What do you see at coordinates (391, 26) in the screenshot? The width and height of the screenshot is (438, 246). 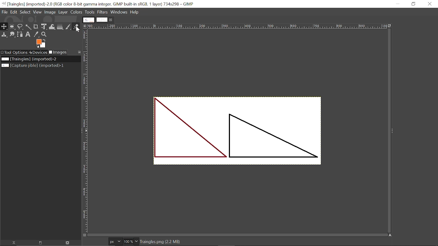 I see `Zoom when window size changes` at bounding box center [391, 26].